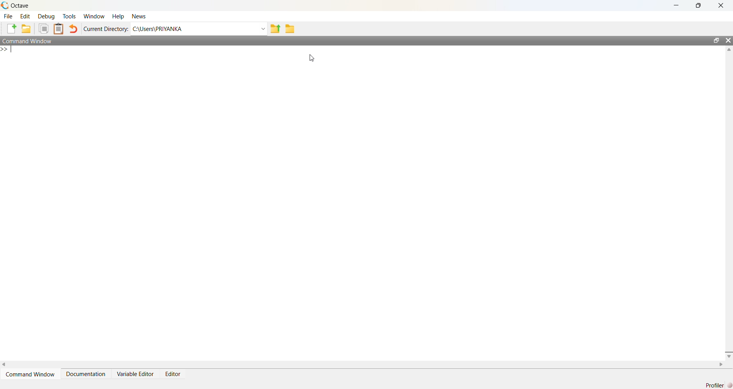 The width and height of the screenshot is (733, 389). I want to click on Edit, so click(26, 16).